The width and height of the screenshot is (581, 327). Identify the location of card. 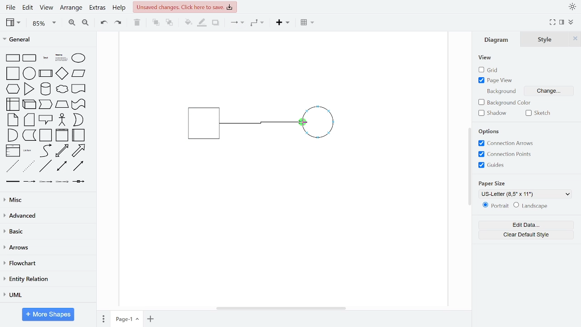
(30, 120).